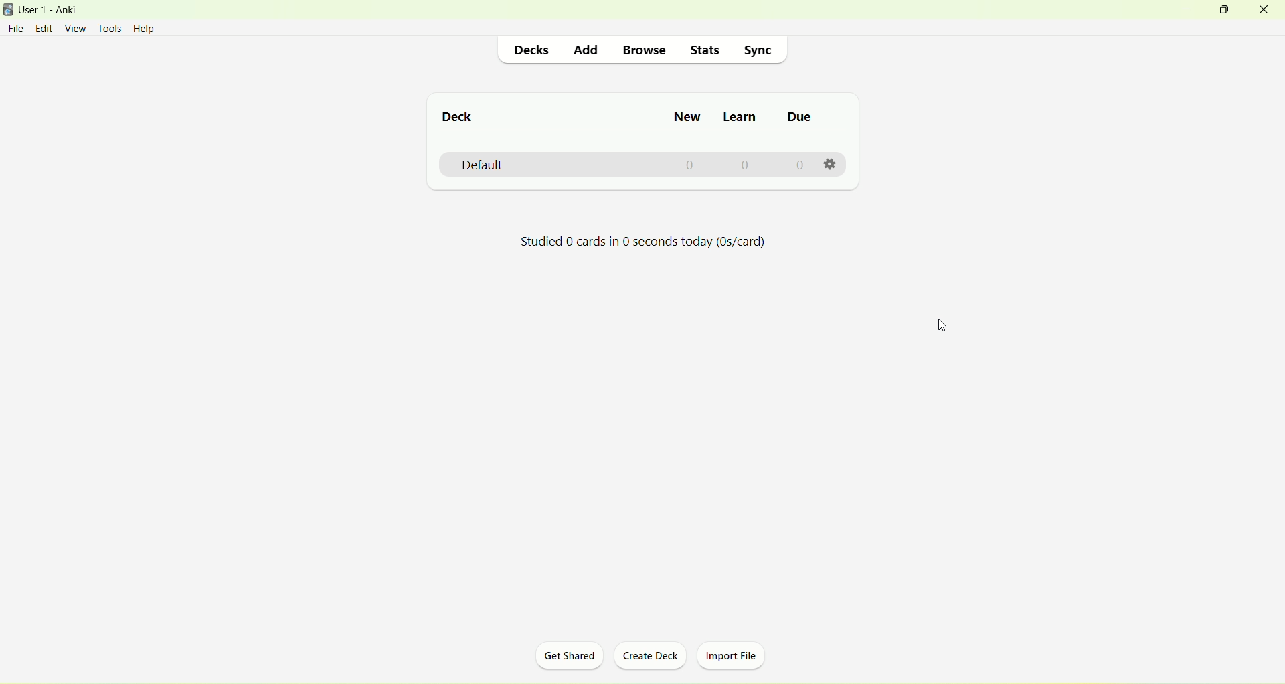  Describe the element at coordinates (621, 166) in the screenshot. I see `default` at that location.